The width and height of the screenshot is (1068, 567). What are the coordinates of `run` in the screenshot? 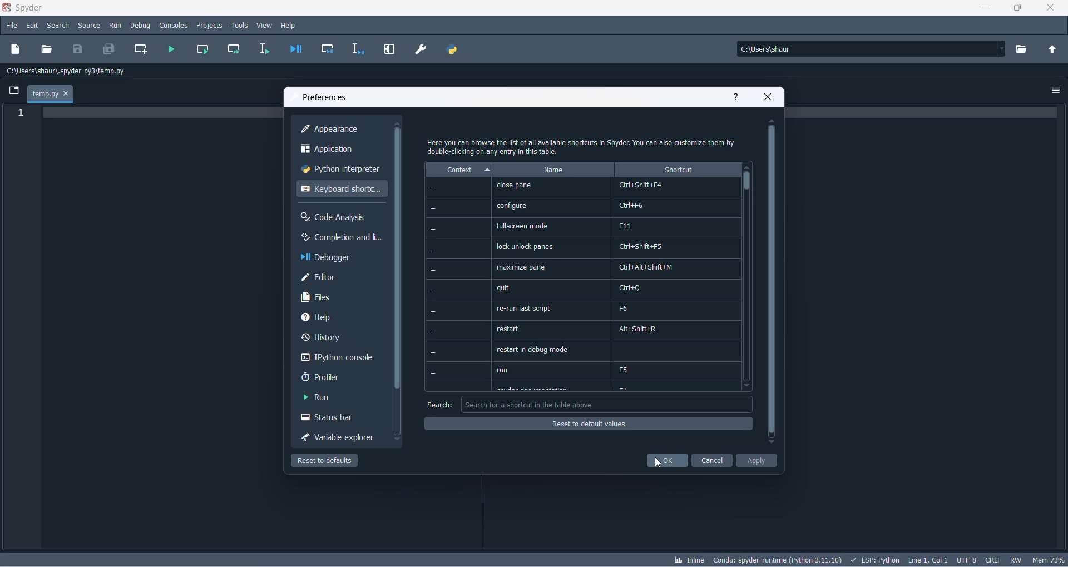 It's located at (113, 24).